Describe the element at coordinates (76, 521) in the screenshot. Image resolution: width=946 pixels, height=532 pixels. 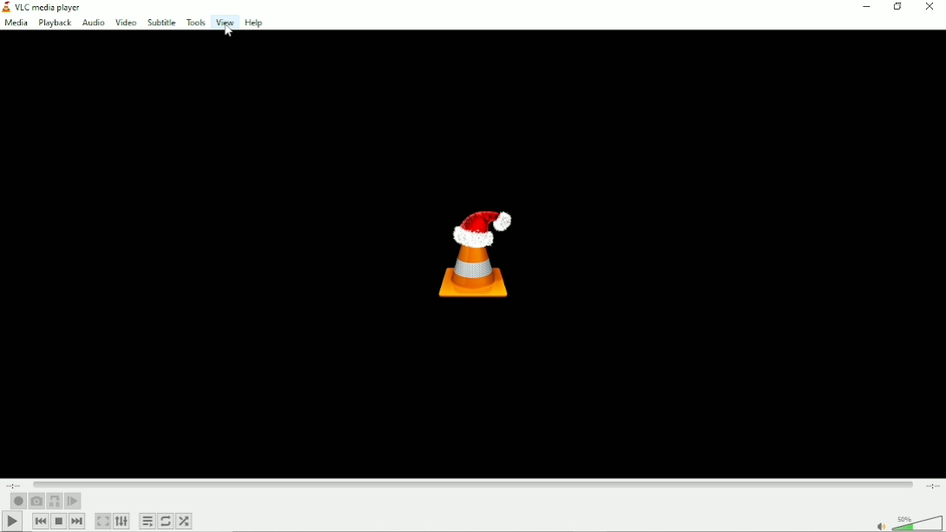
I see `Next` at that location.